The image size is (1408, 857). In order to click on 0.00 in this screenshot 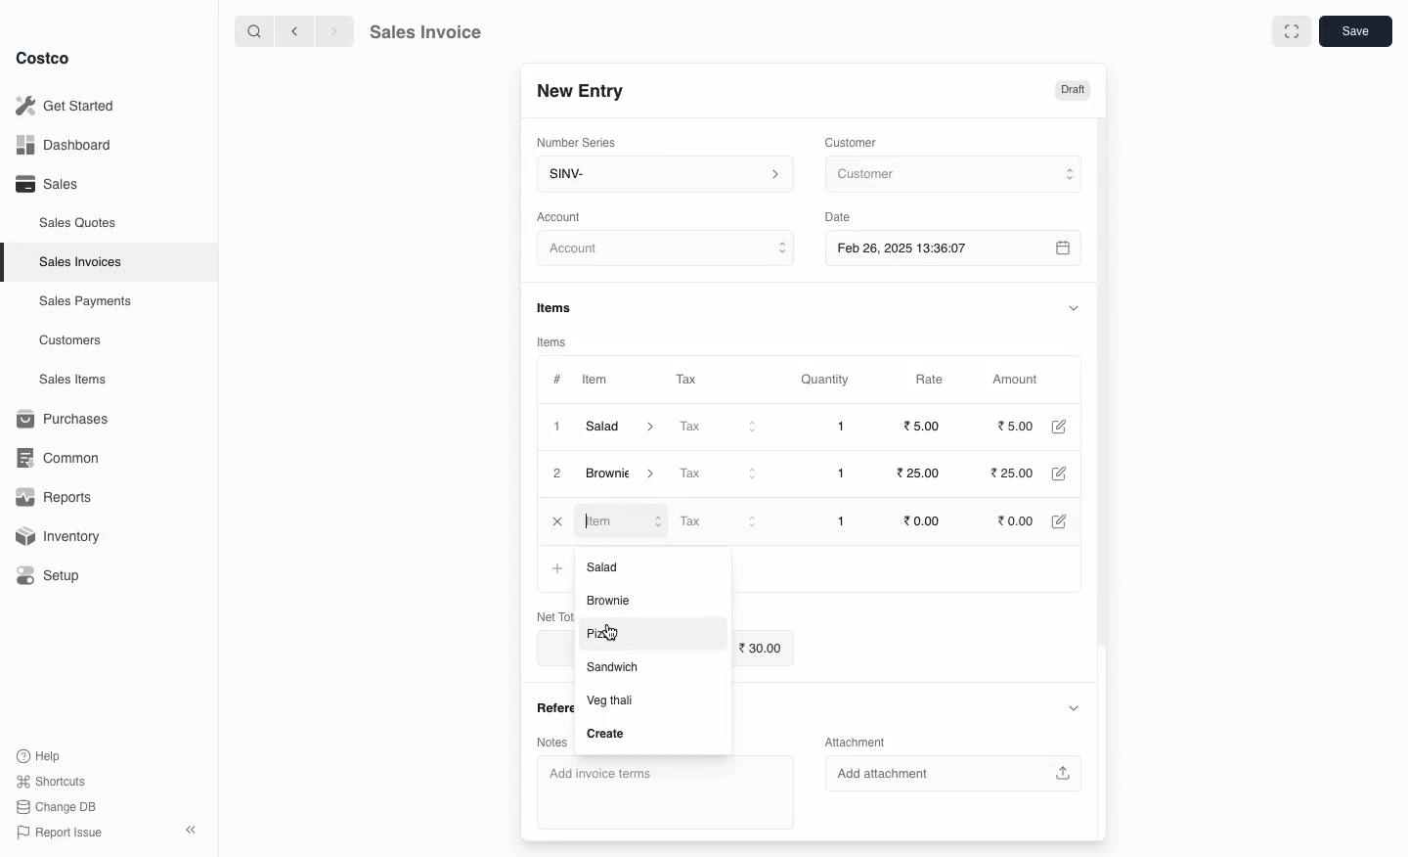, I will do `click(1014, 519)`.